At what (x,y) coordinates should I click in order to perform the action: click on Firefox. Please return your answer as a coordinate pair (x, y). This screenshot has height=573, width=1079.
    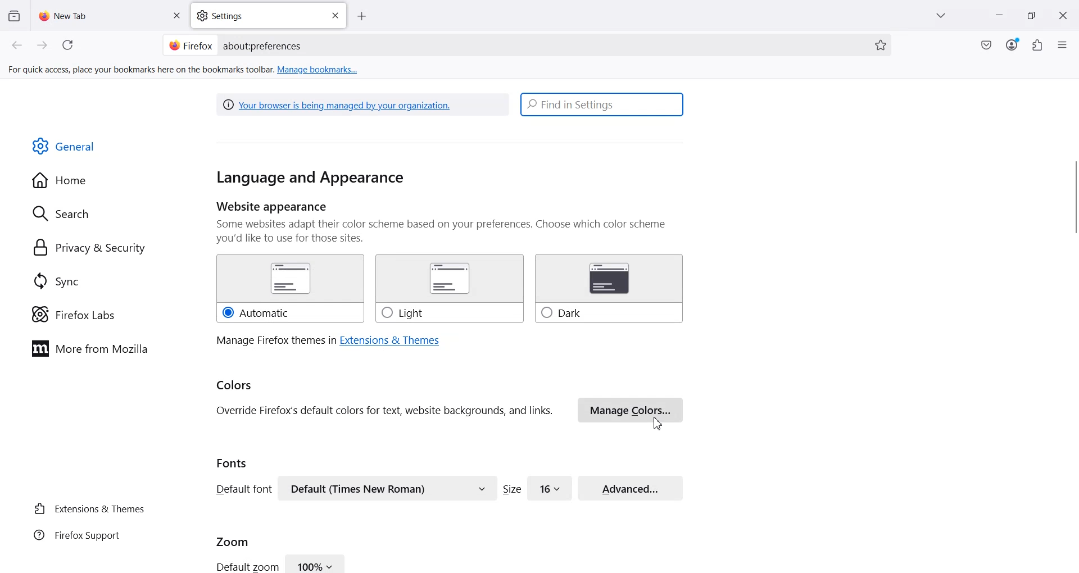
    Looking at the image, I should click on (191, 44).